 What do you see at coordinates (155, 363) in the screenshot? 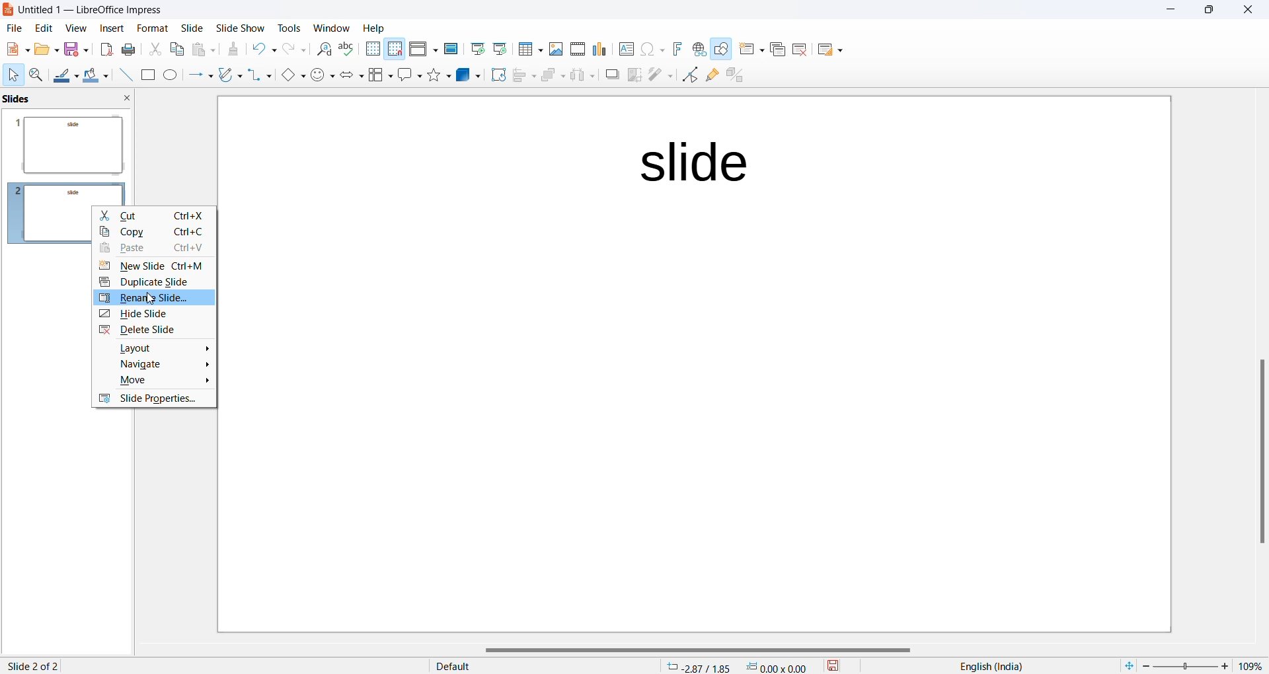
I see `navigate slide` at bounding box center [155, 363].